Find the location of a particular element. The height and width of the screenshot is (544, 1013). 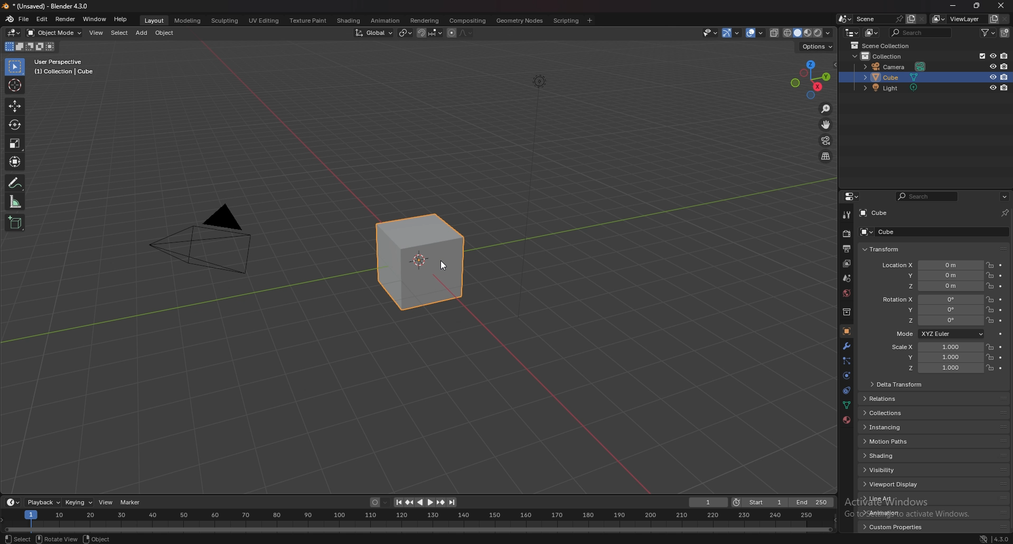

lighting is located at coordinates (542, 82).